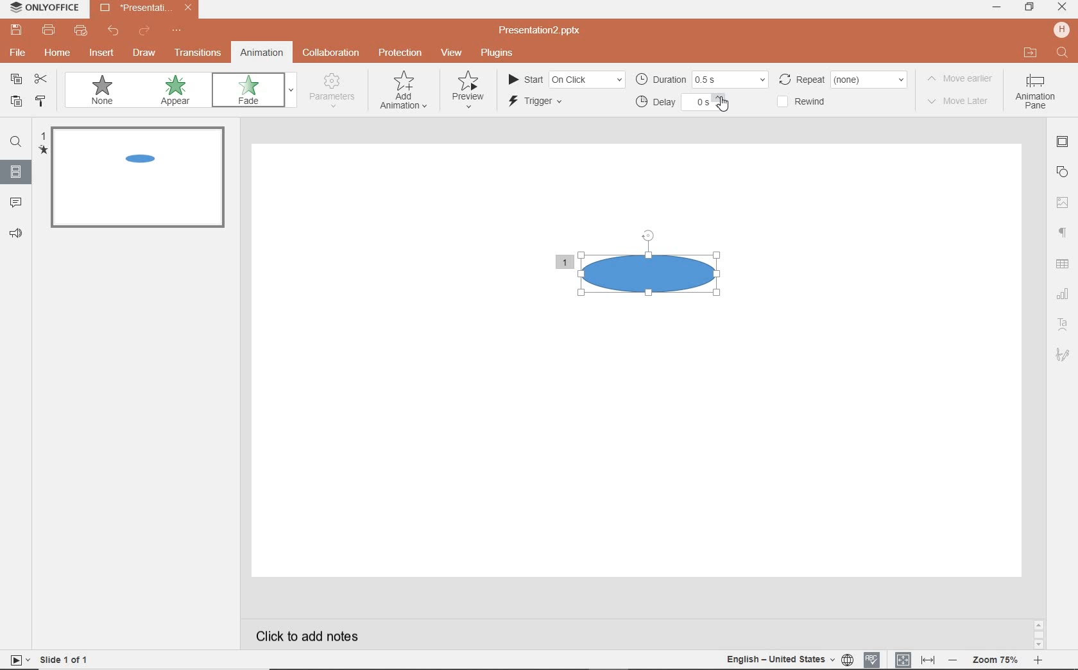 This screenshot has height=670, width=1078. I want to click on shape with animation effect, so click(649, 271).